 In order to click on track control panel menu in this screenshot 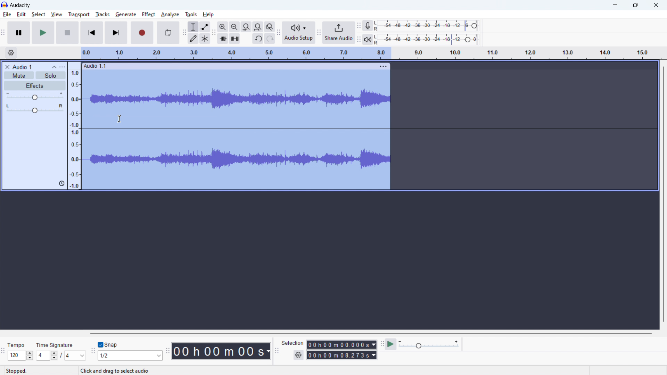, I will do `click(62, 67)`.